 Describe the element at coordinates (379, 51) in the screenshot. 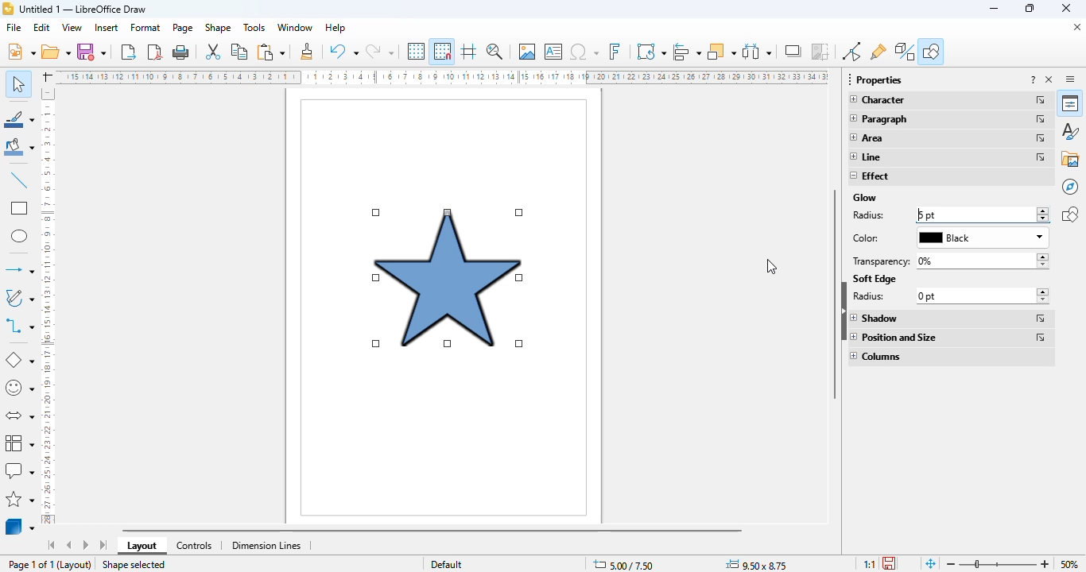

I see `redo` at that location.